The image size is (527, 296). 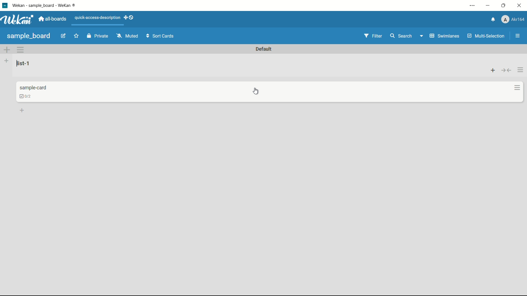 I want to click on minimize, so click(x=489, y=5).